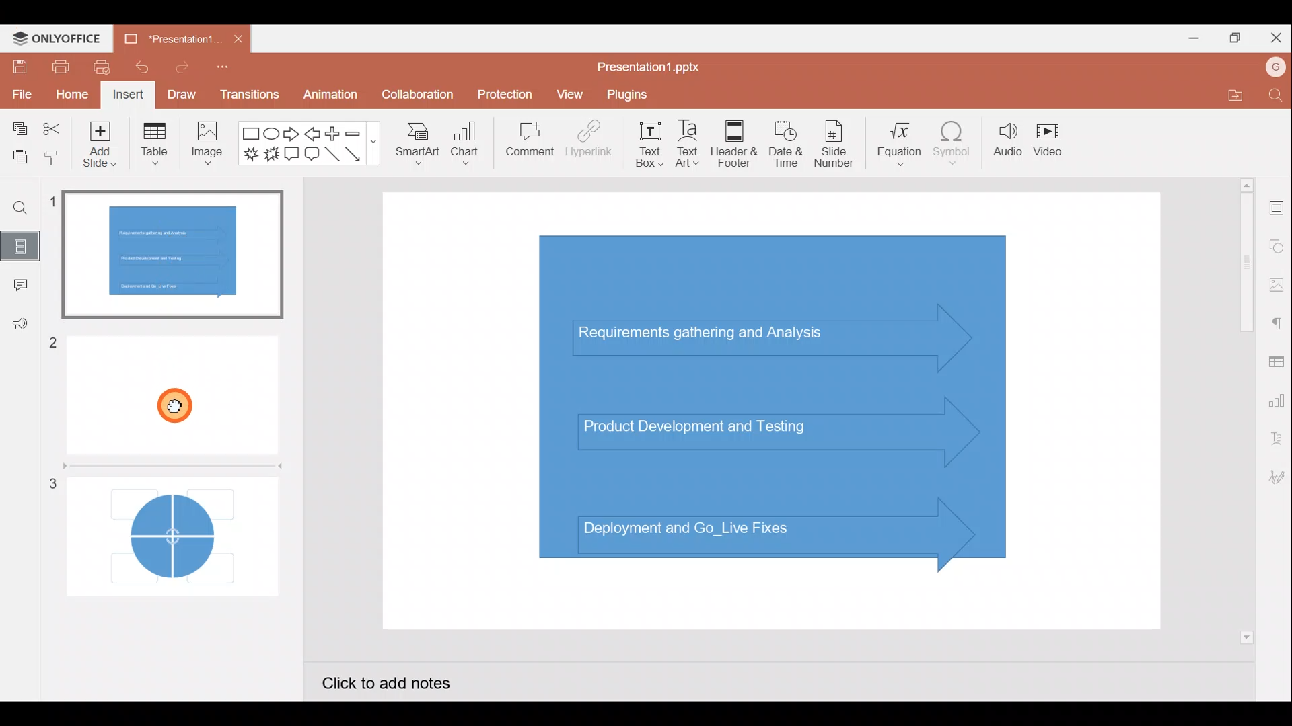 The height and width of the screenshot is (726, 1292). Describe the element at coordinates (17, 285) in the screenshot. I see `Comment` at that location.